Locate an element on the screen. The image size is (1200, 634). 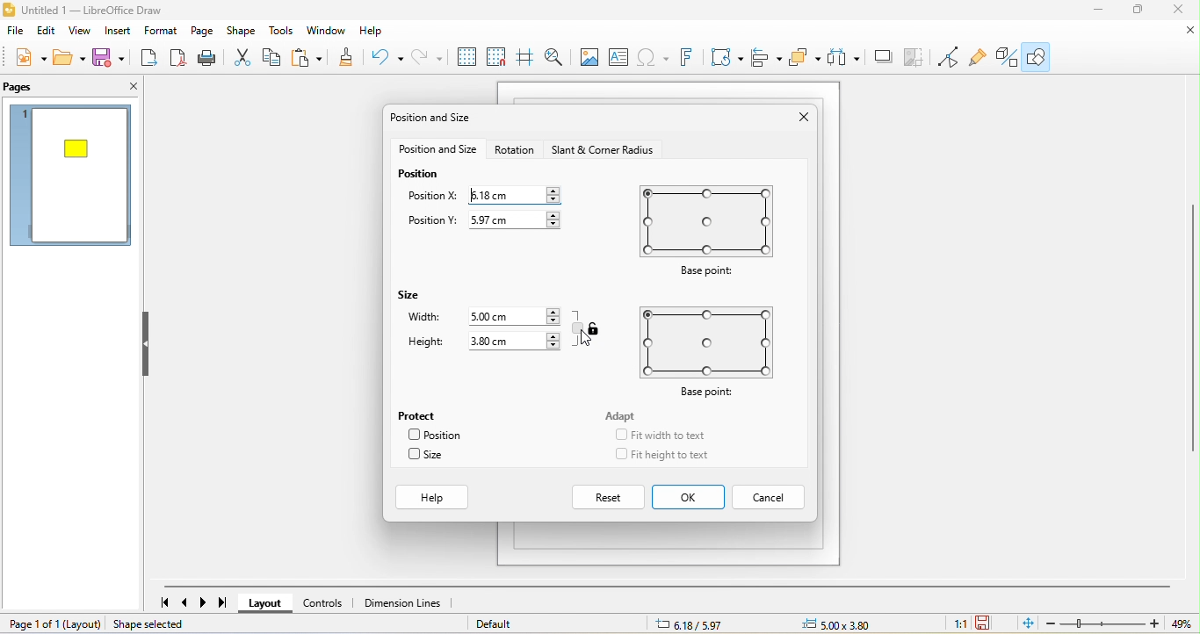
paste is located at coordinates (310, 56).